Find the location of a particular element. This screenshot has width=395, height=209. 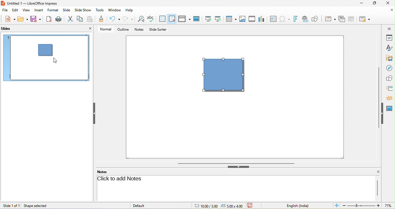

master slide is located at coordinates (196, 18).